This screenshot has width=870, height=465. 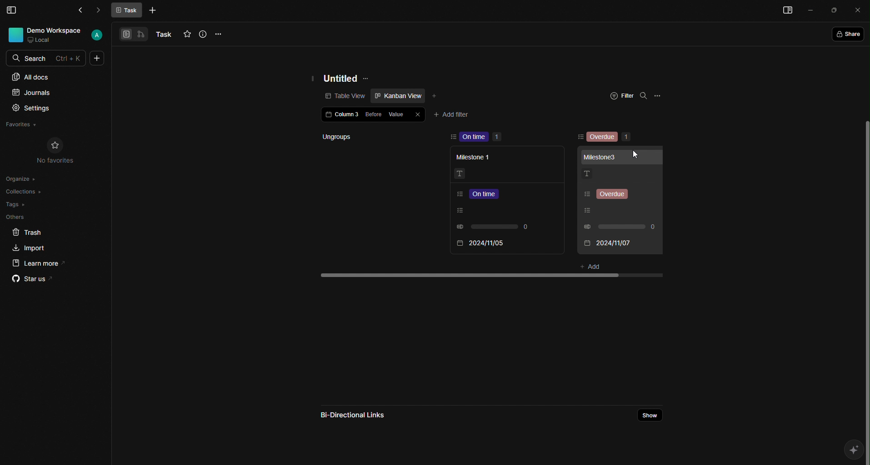 What do you see at coordinates (373, 114) in the screenshot?
I see `Before` at bounding box center [373, 114].